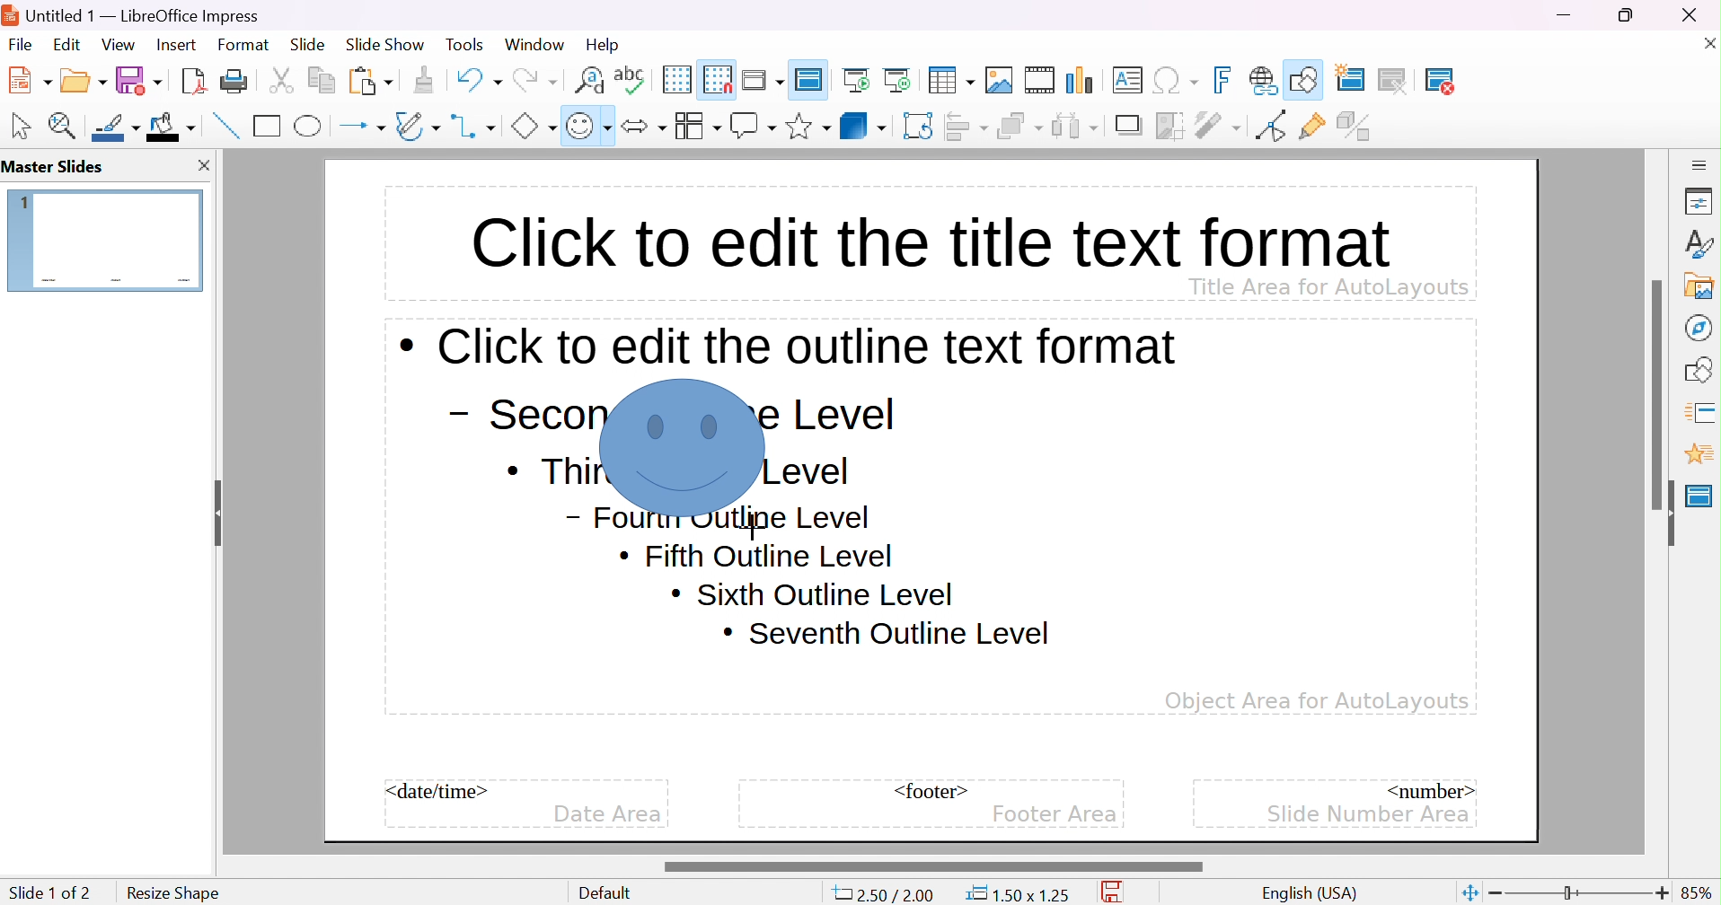 The height and width of the screenshot is (905, 1721). I want to click on fit slide to current window, so click(1469, 892).